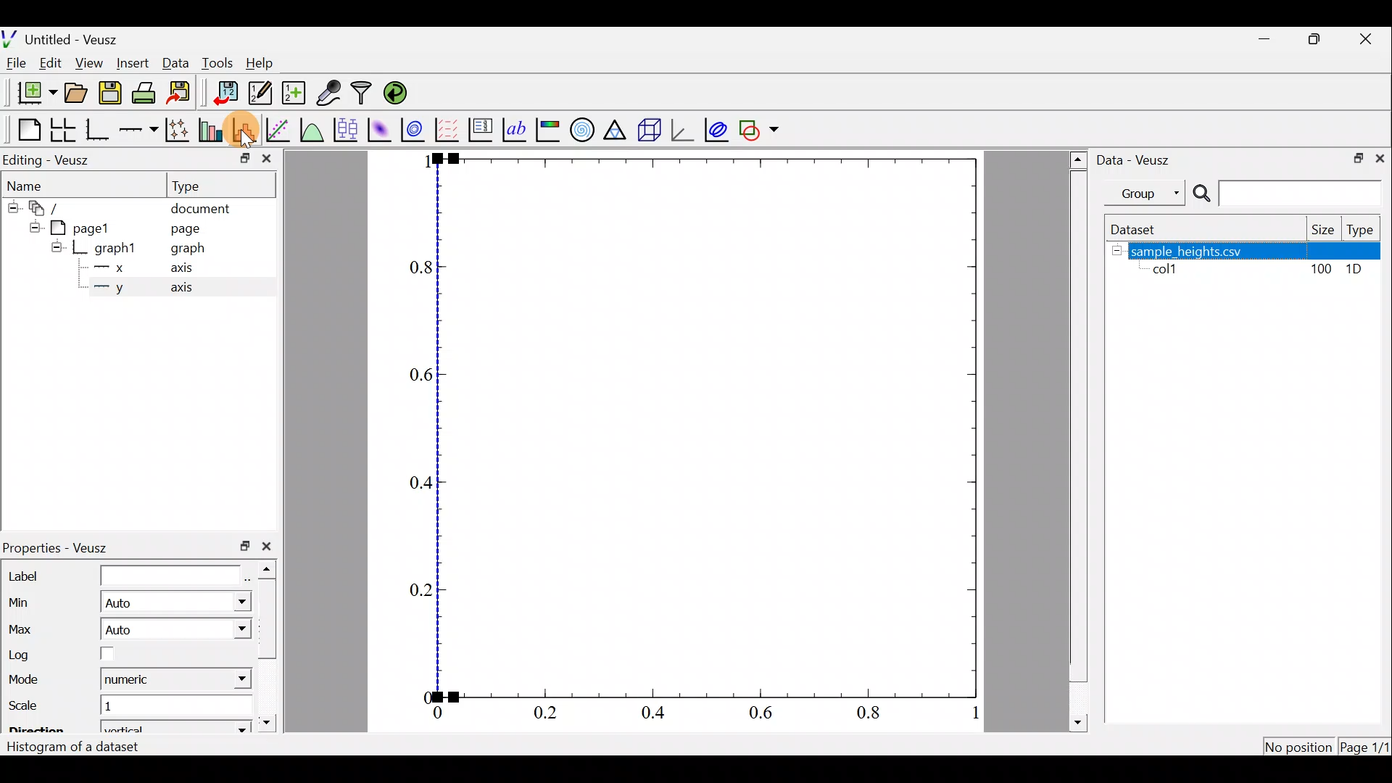 This screenshot has height=783, width=1392. What do you see at coordinates (113, 249) in the screenshot?
I see `graph1` at bounding box center [113, 249].